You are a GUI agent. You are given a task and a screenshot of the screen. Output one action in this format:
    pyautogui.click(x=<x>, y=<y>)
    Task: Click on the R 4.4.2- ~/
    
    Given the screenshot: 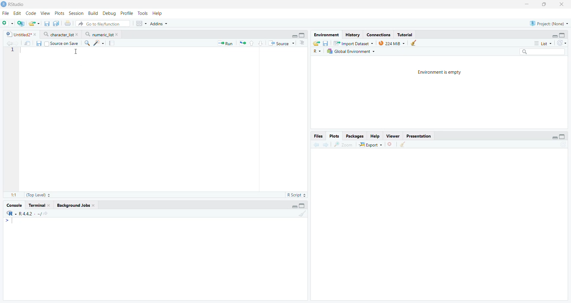 What is the action you would take?
    pyautogui.click(x=27, y=213)
    